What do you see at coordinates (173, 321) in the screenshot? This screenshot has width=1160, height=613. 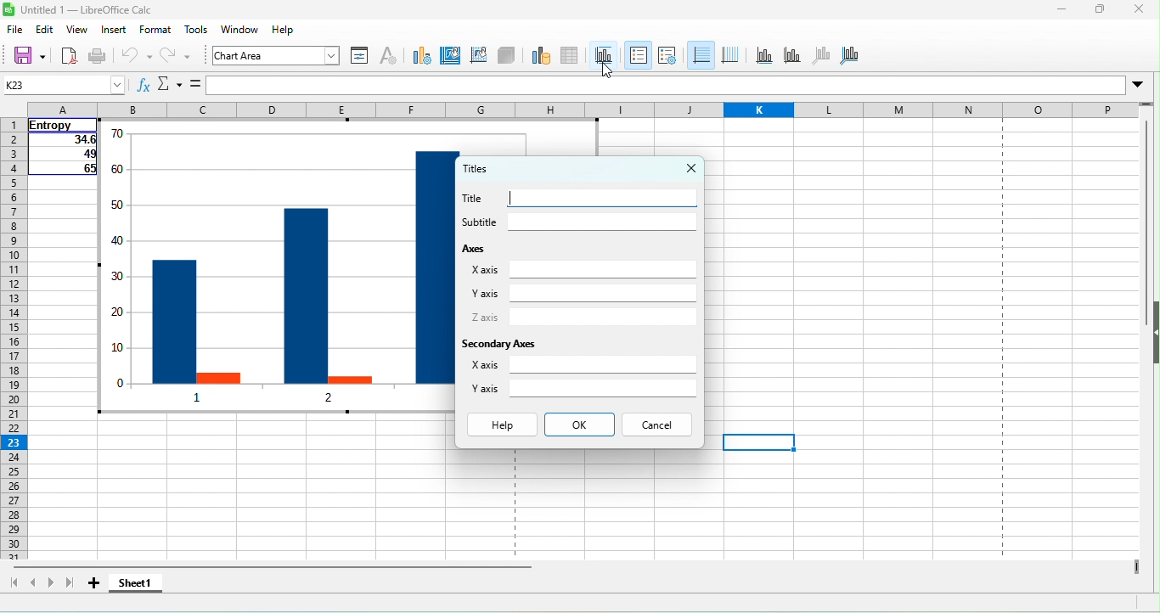 I see `entropy 1` at bounding box center [173, 321].